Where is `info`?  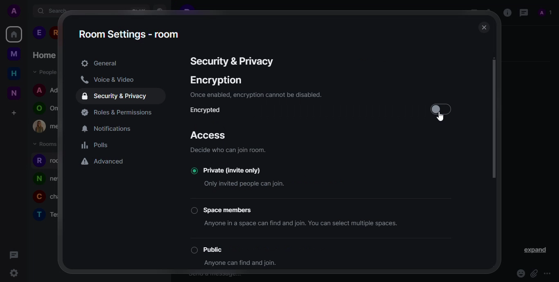
info is located at coordinates (255, 95).